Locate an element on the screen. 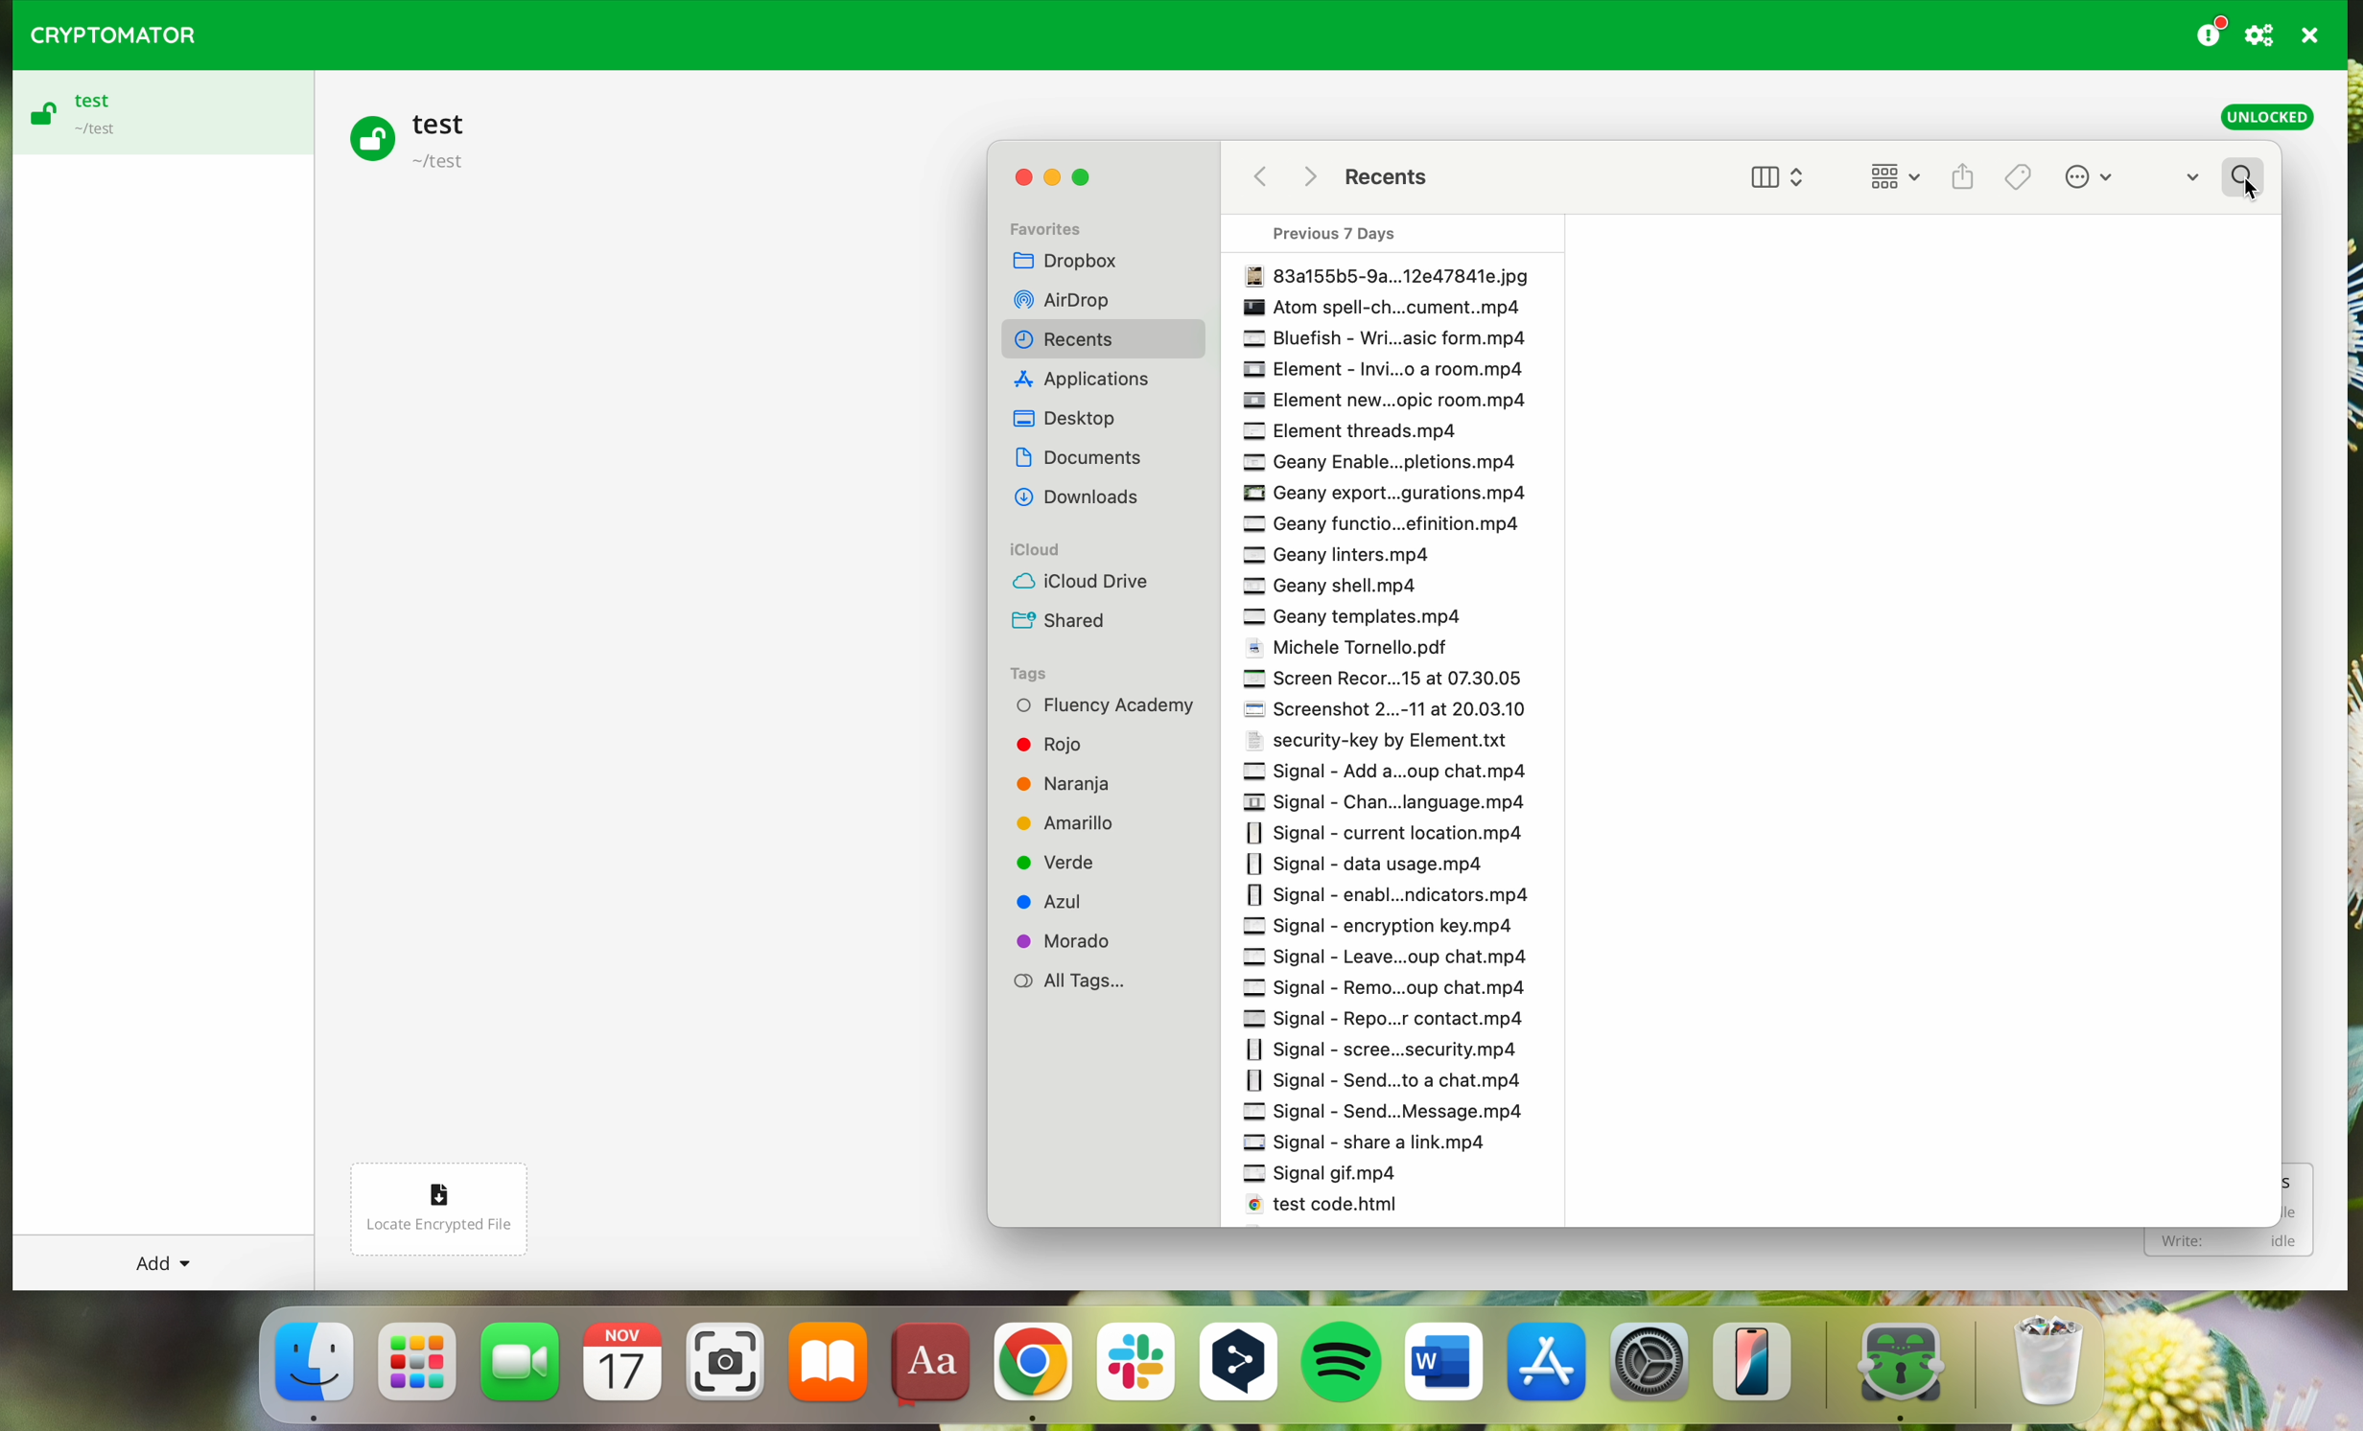 The image size is (2363, 1431). maximize is located at coordinates (1088, 176).